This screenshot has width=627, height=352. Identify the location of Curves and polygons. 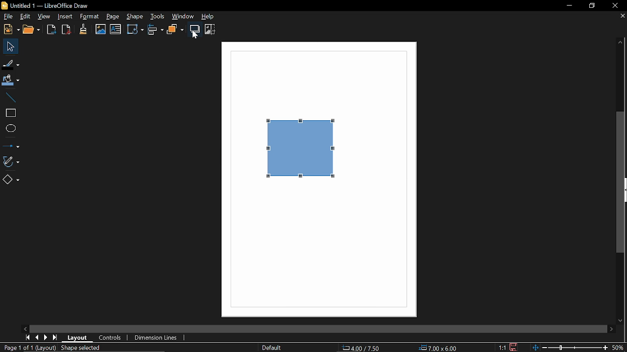
(13, 161).